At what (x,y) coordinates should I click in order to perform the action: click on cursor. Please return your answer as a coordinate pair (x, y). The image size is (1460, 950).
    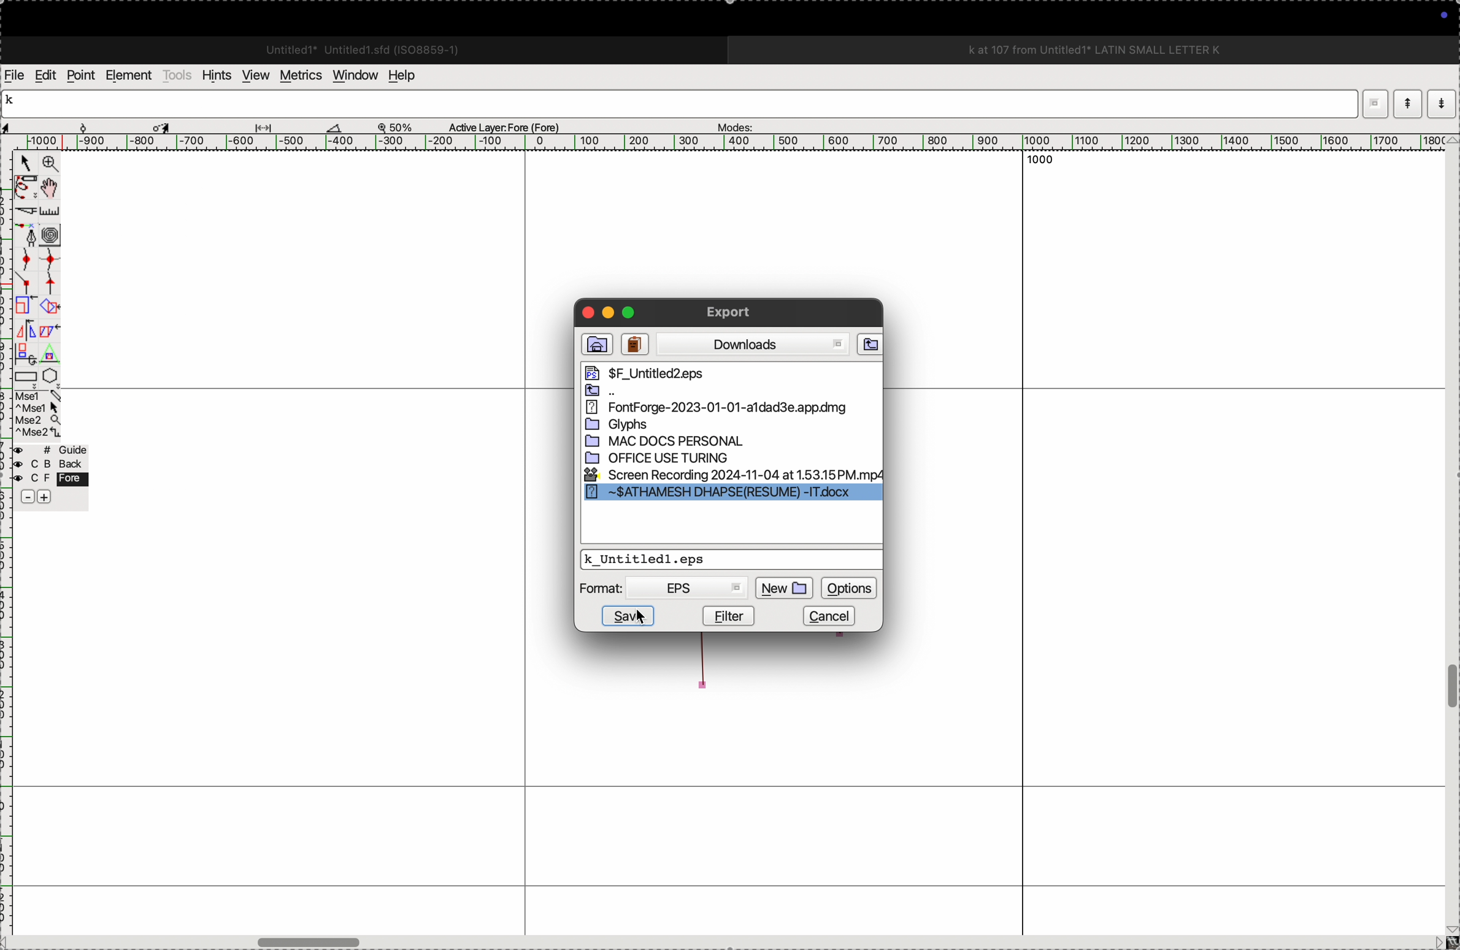
    Looking at the image, I should click on (25, 165).